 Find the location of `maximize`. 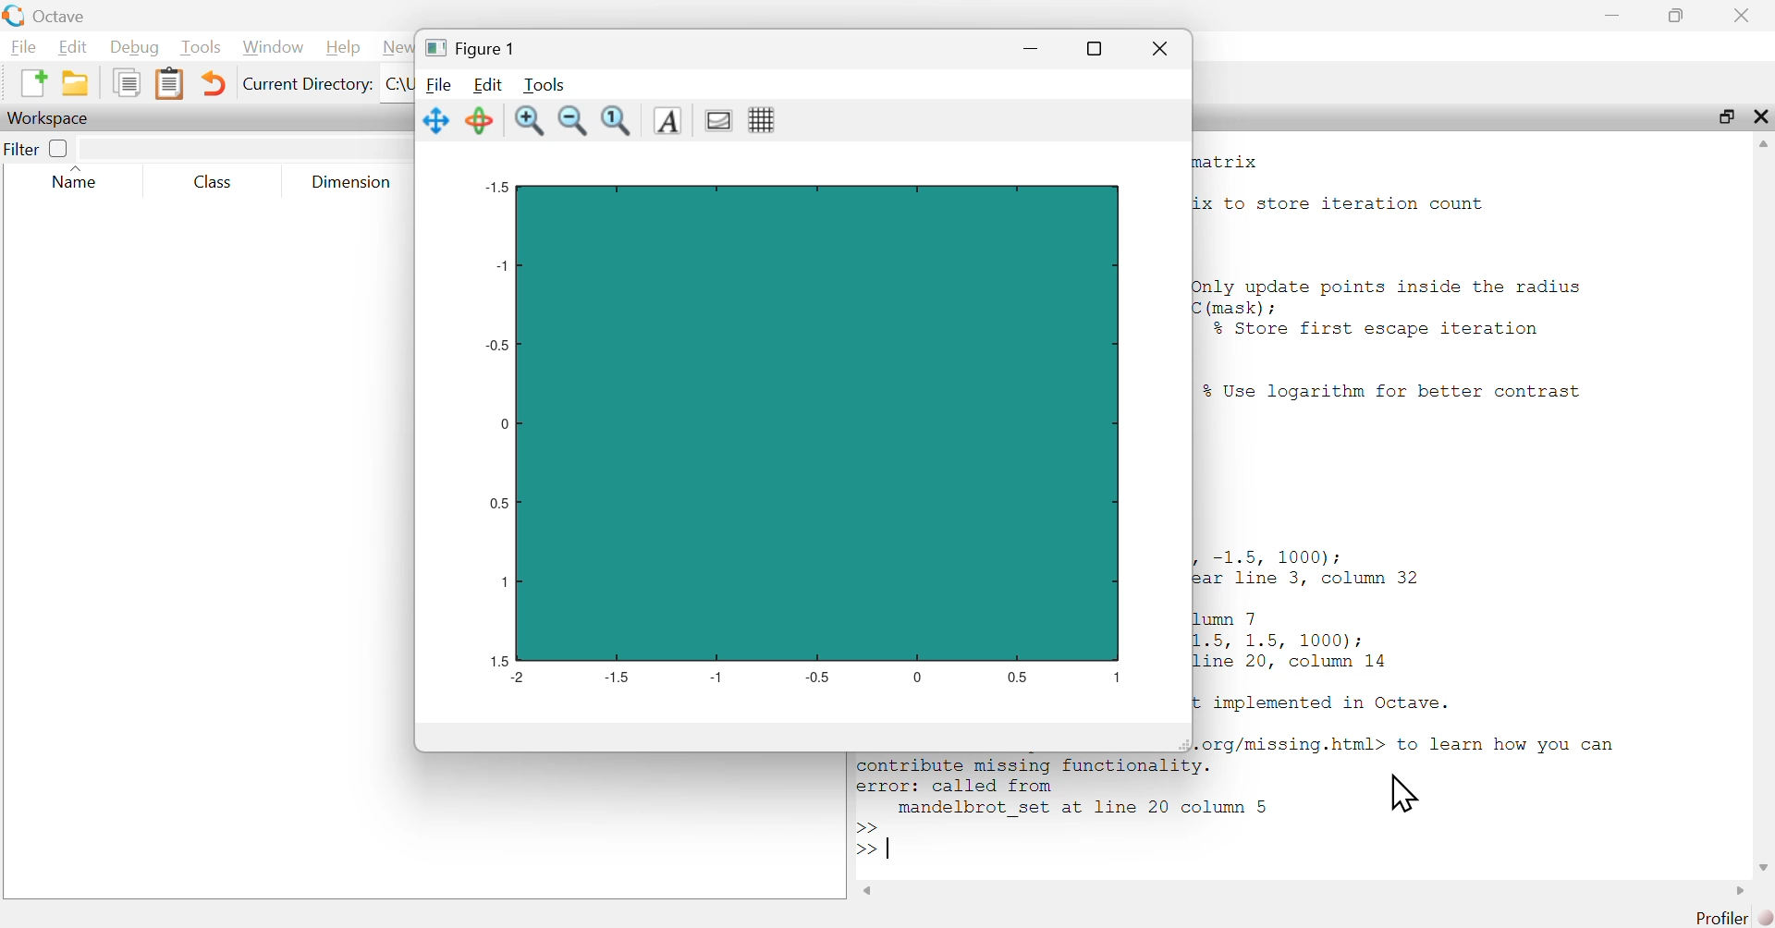

maximize is located at coordinates (1677, 15).